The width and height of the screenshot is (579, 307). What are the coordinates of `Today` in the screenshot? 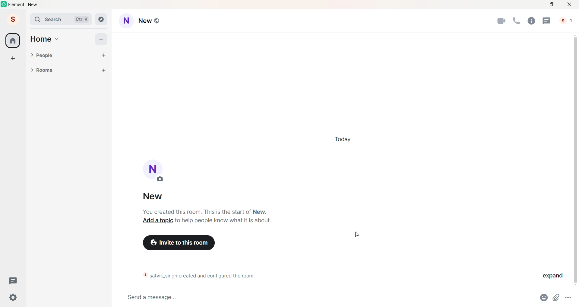 It's located at (345, 138).